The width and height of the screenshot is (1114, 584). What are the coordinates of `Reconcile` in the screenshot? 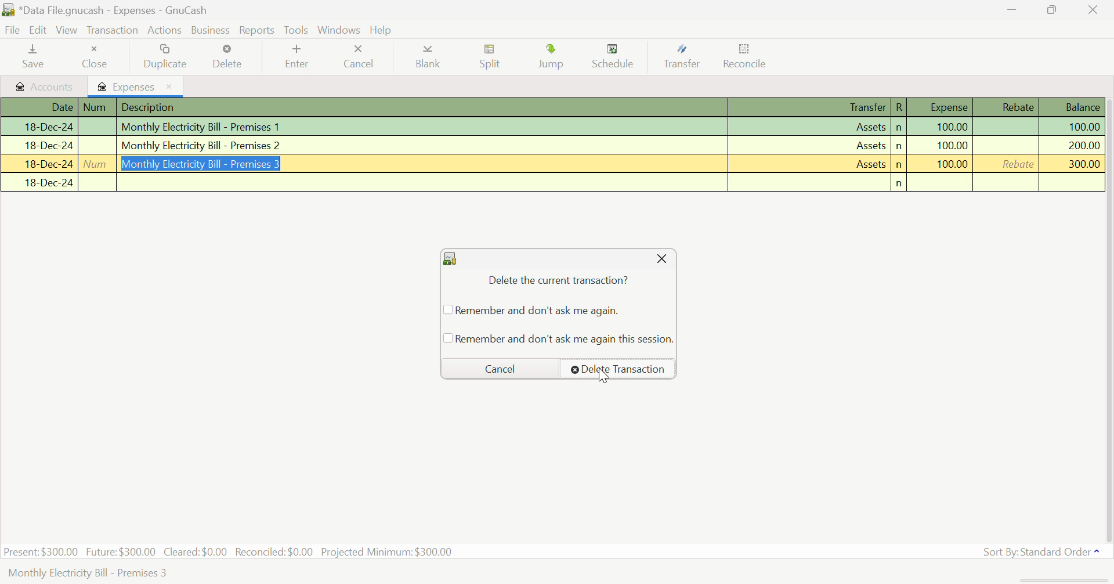 It's located at (744, 59).